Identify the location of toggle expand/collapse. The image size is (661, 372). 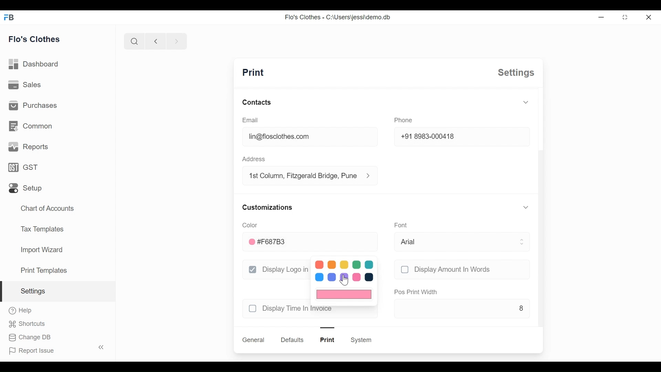
(526, 102).